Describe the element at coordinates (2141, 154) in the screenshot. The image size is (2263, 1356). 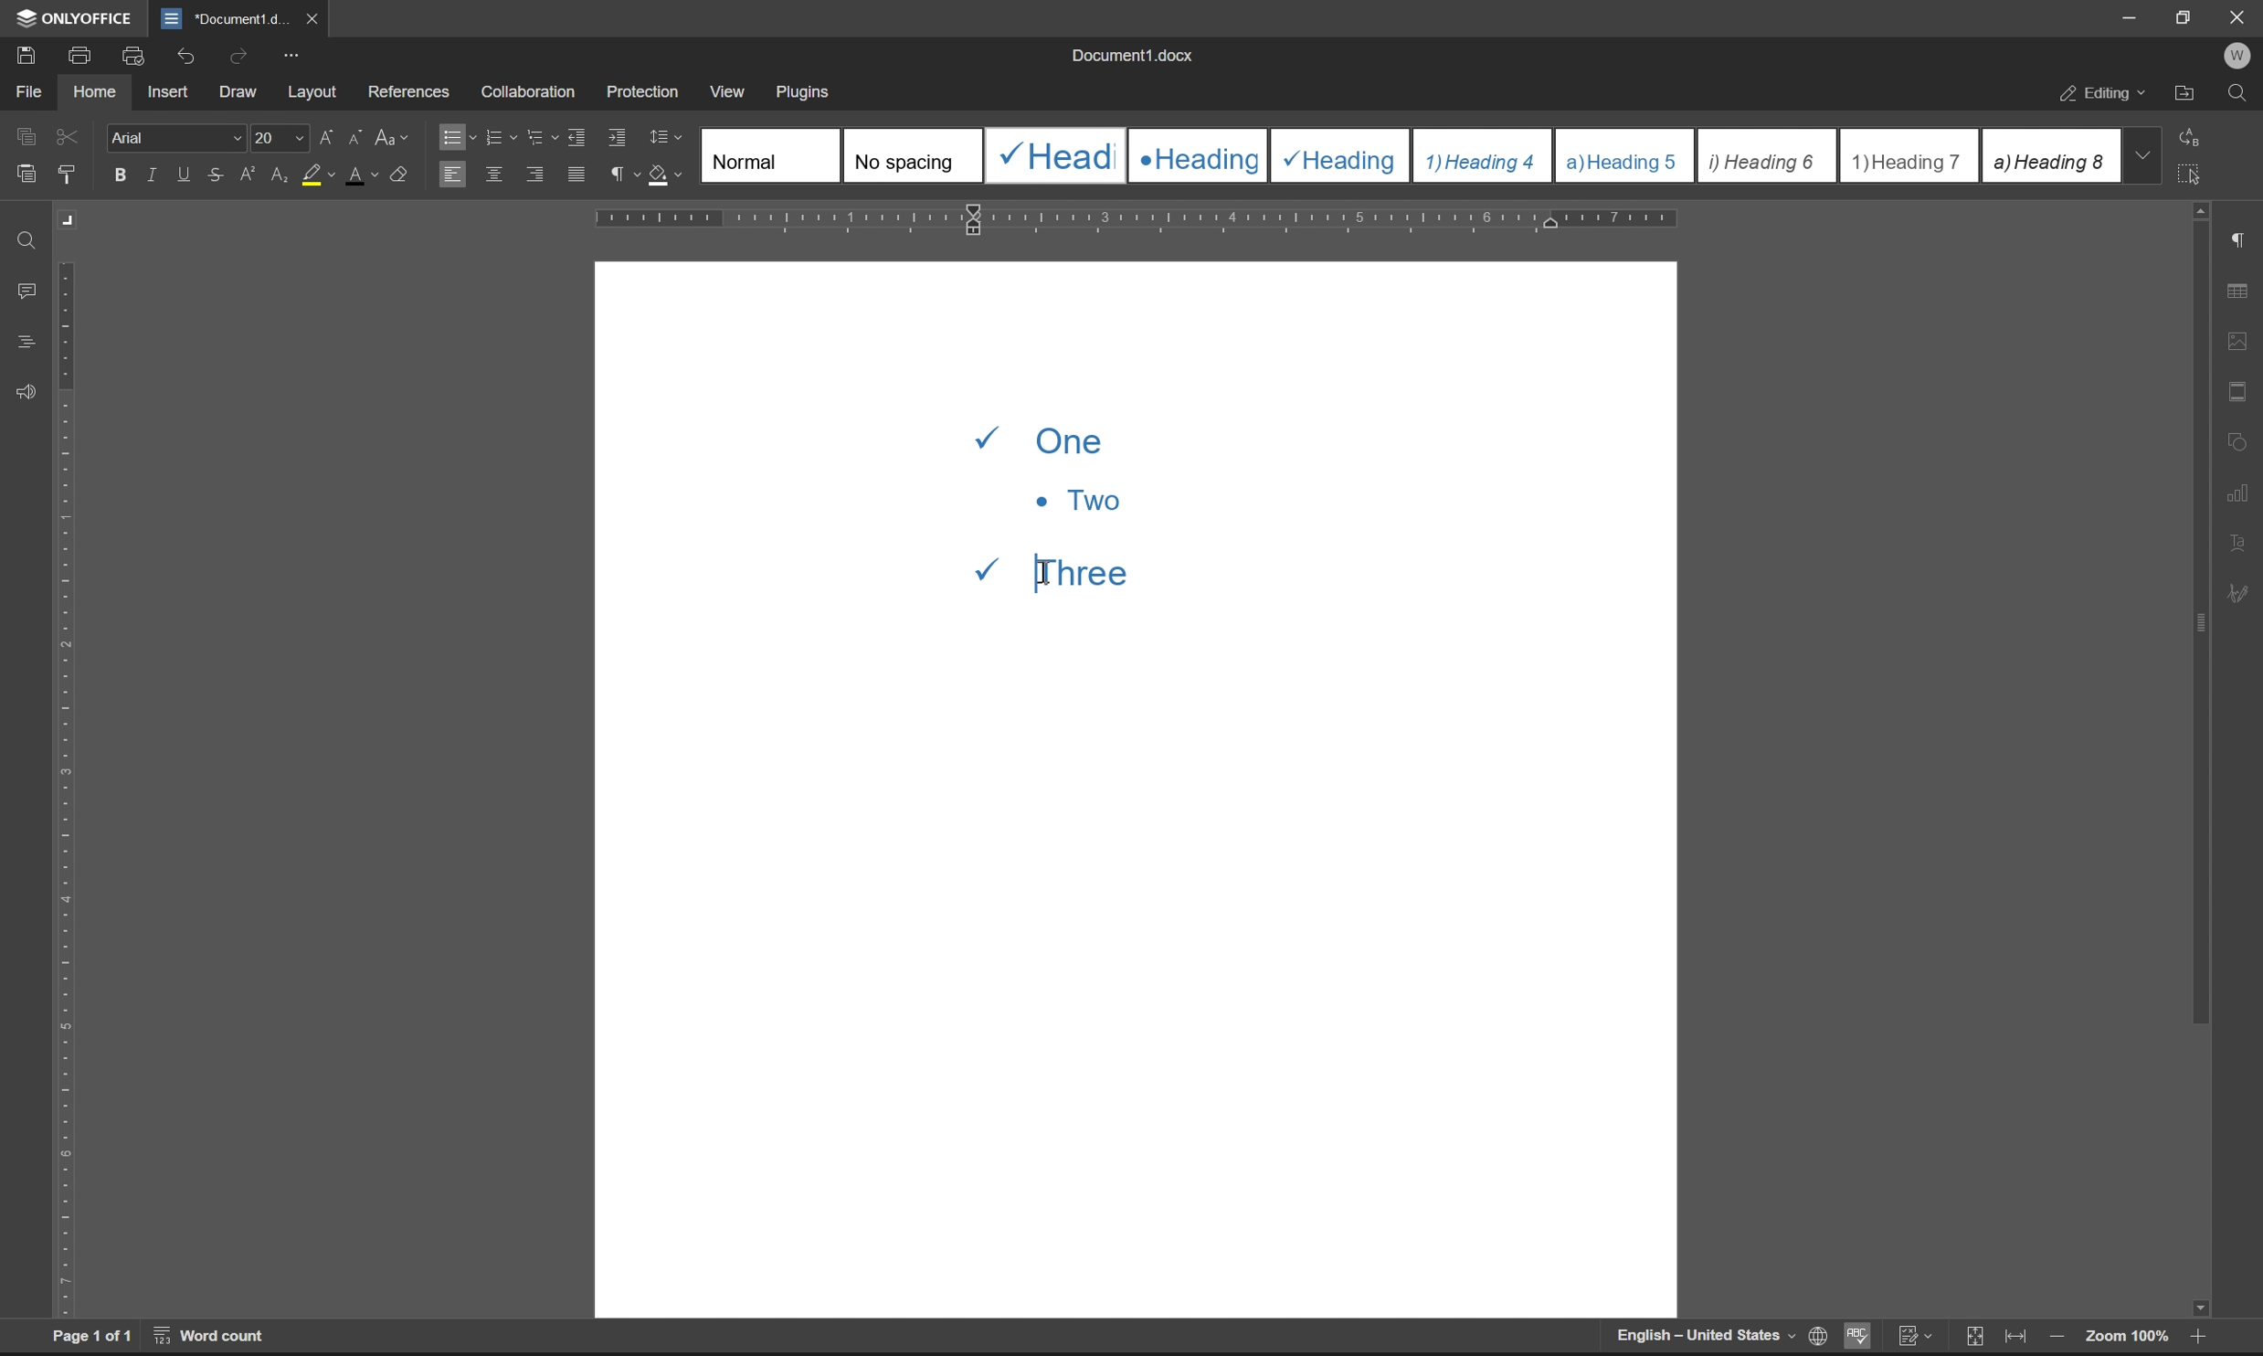
I see `drop down` at that location.